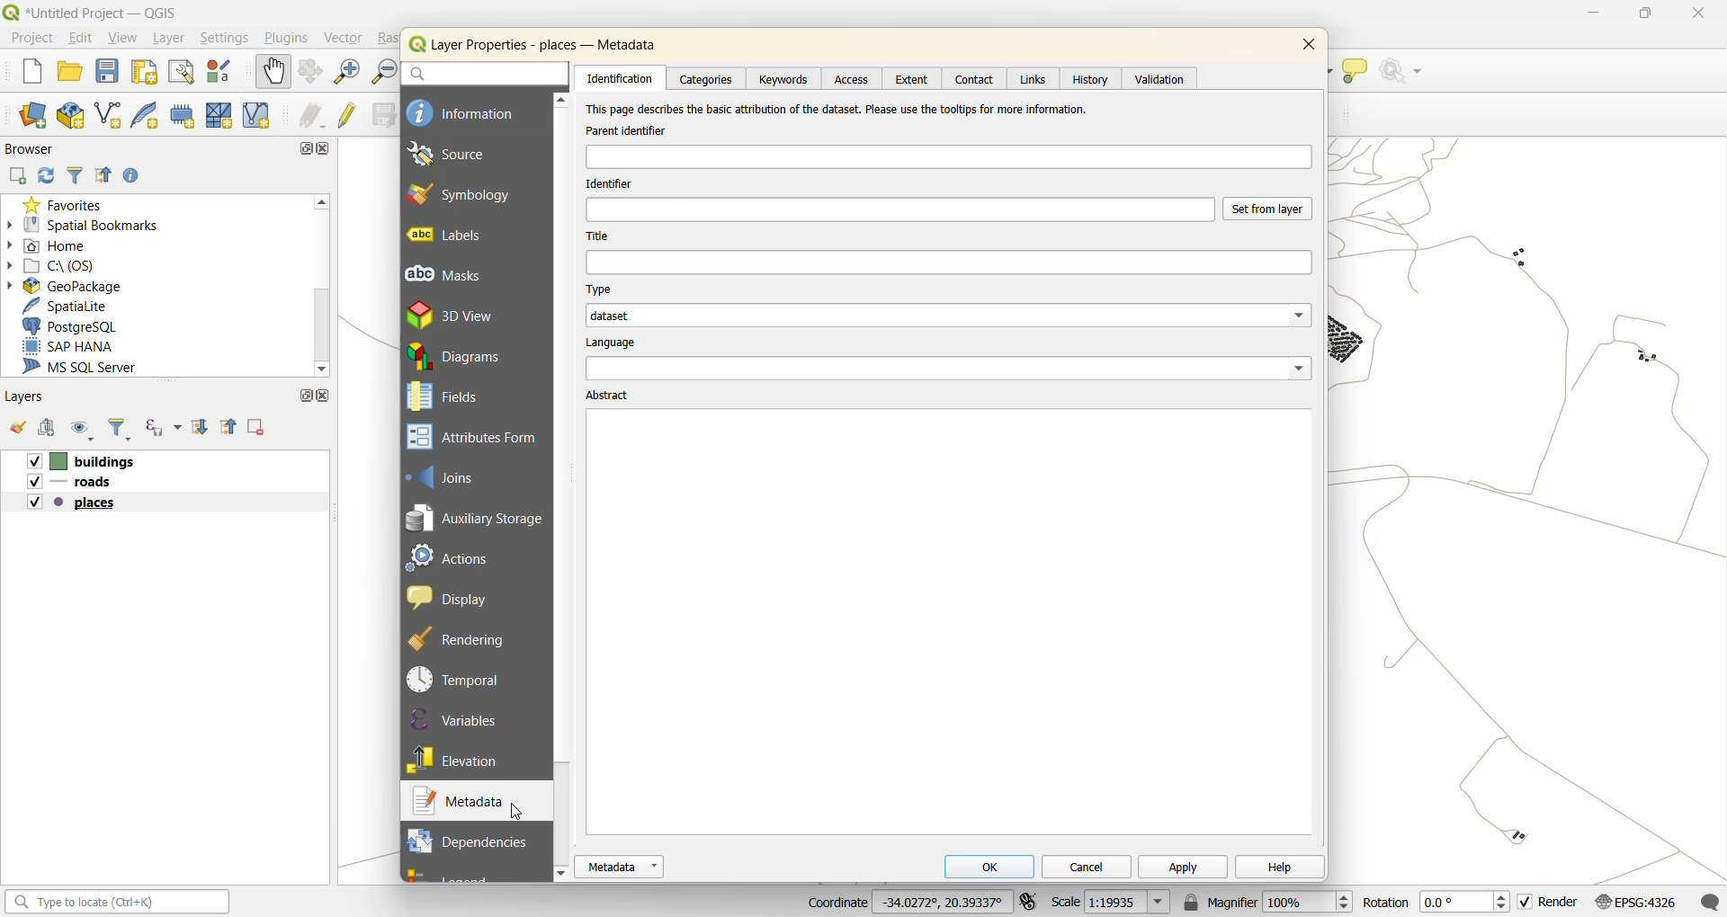 This screenshot has width=1727, height=917. What do you see at coordinates (105, 175) in the screenshot?
I see `collapse all` at bounding box center [105, 175].